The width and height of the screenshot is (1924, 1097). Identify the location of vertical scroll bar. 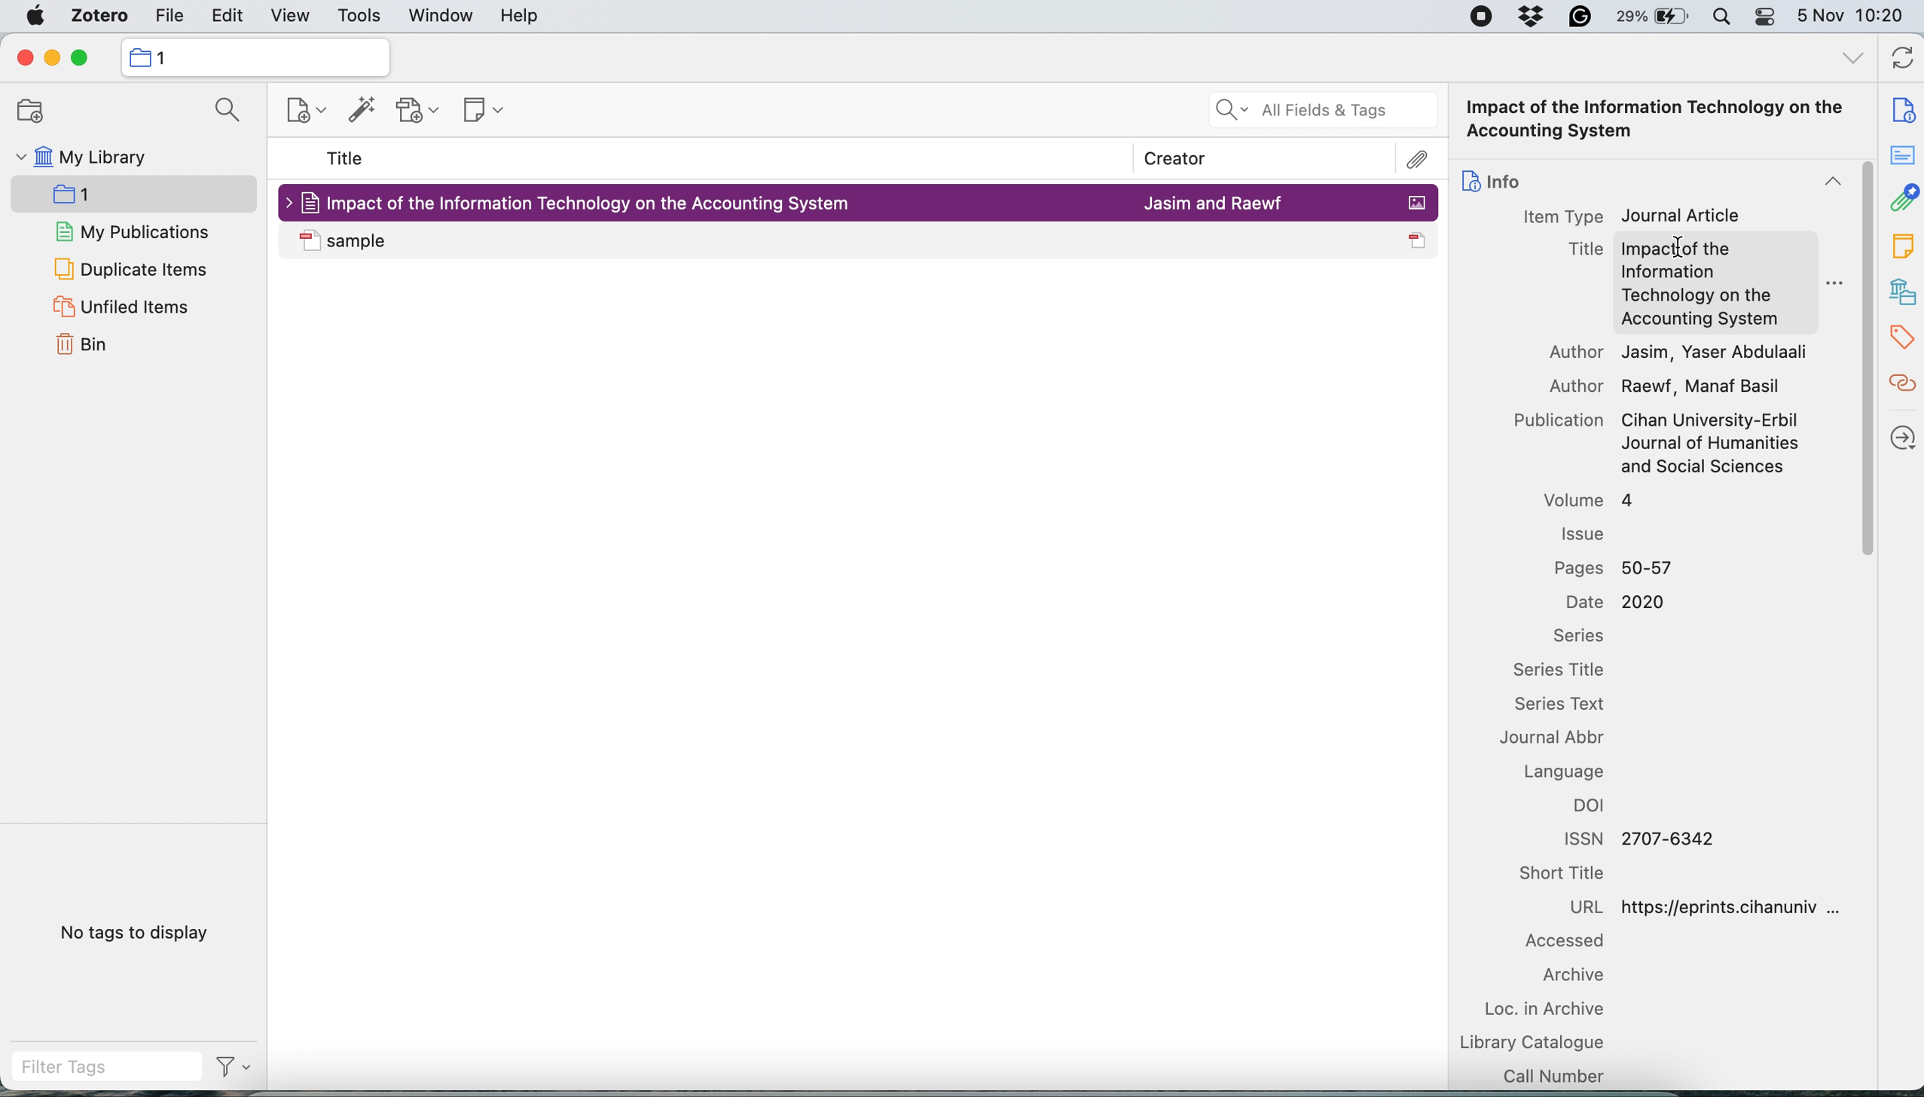
(1863, 359).